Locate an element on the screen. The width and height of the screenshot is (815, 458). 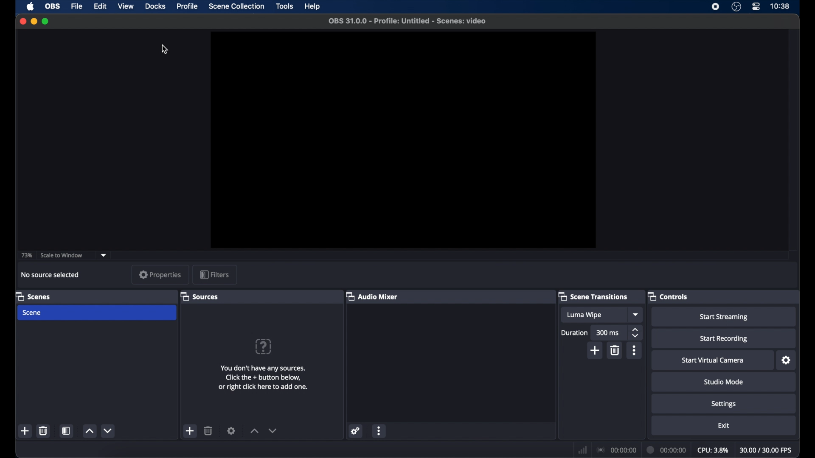
scene filters is located at coordinates (66, 430).